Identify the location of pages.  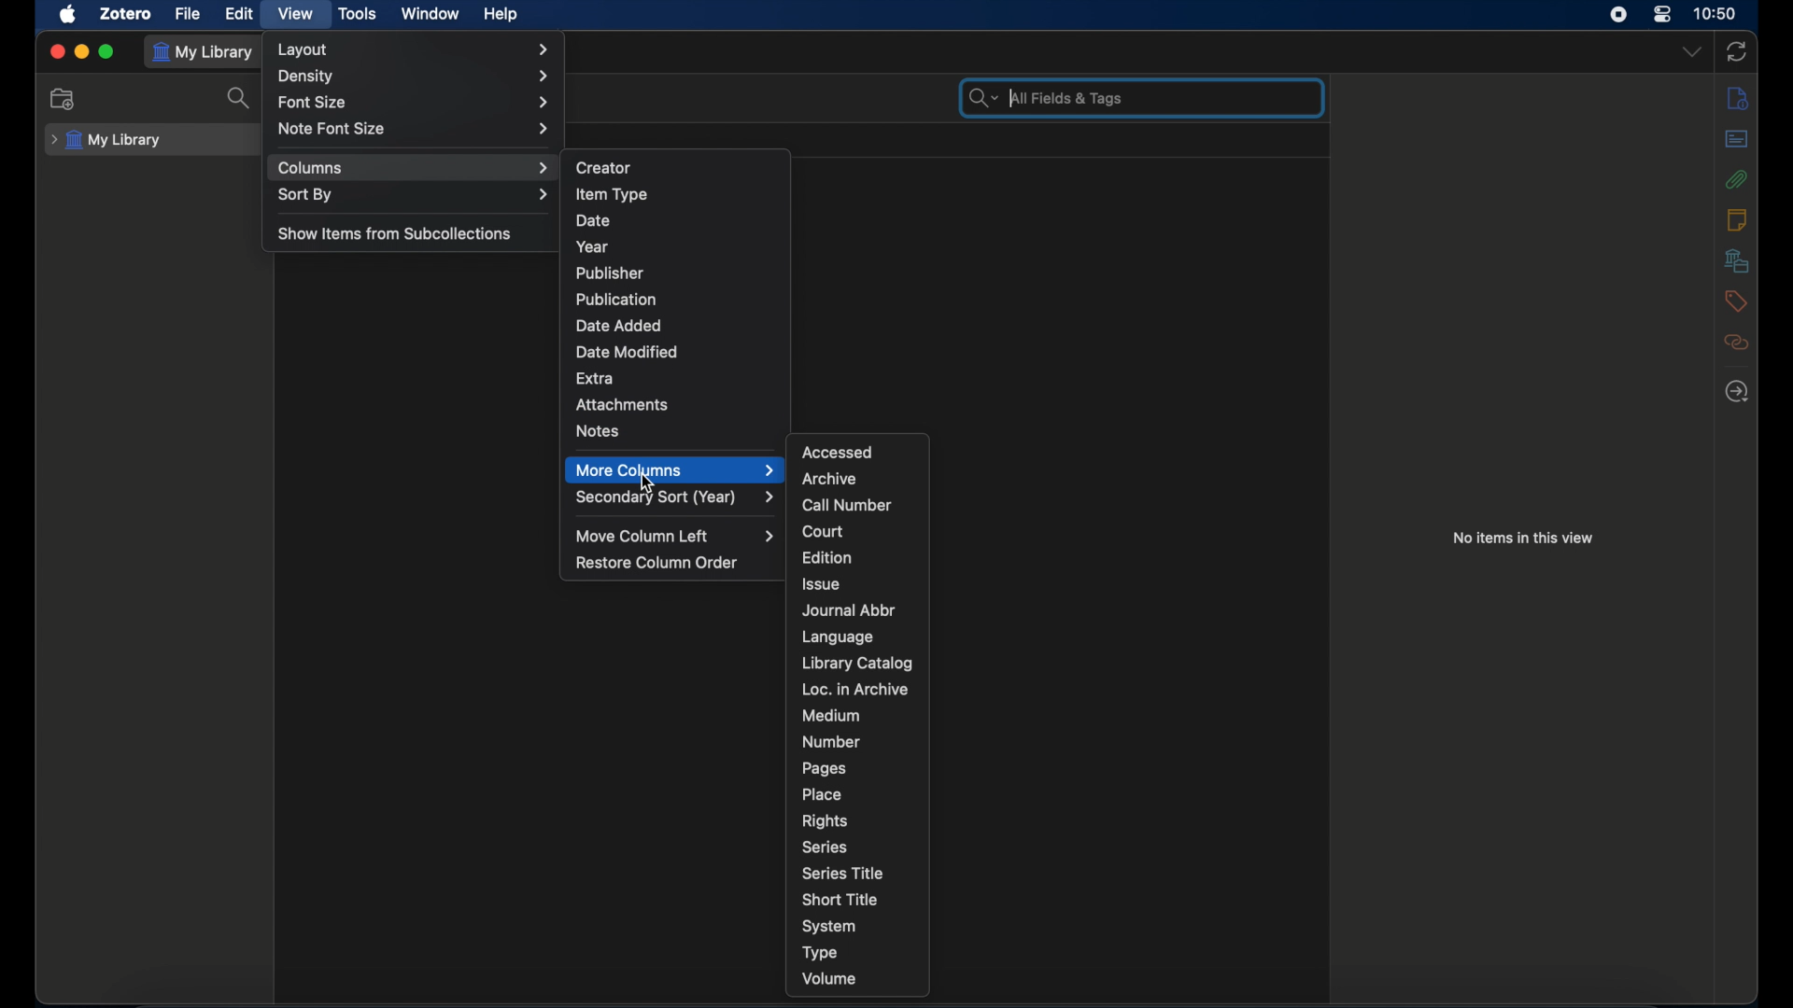
(824, 768).